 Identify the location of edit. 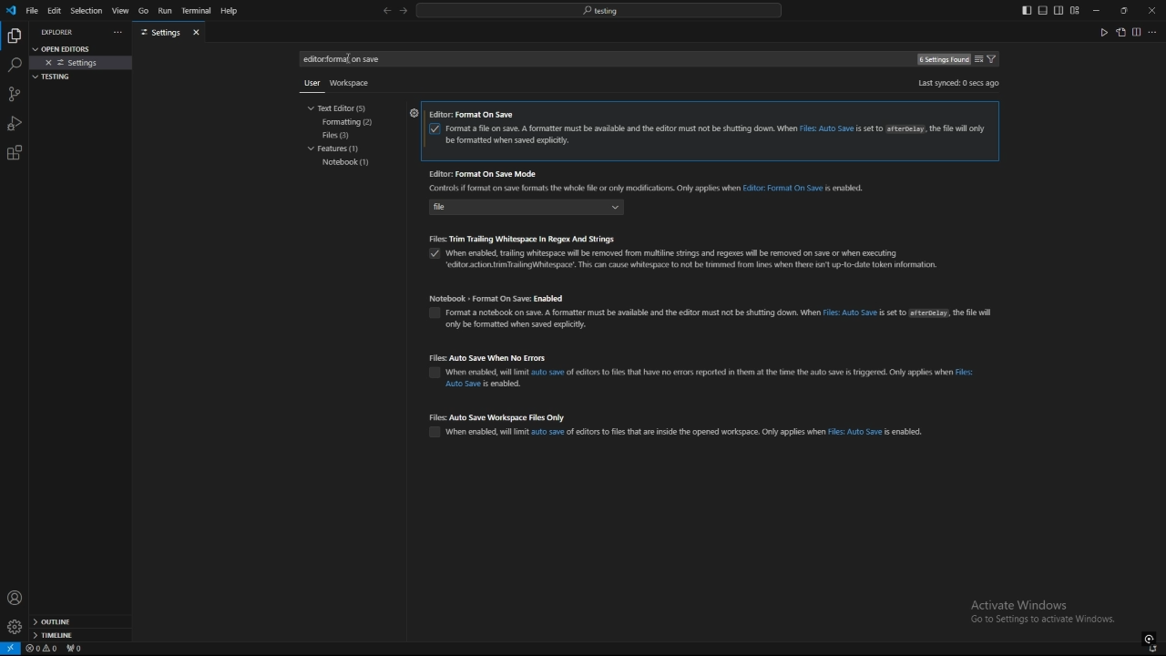
(55, 10).